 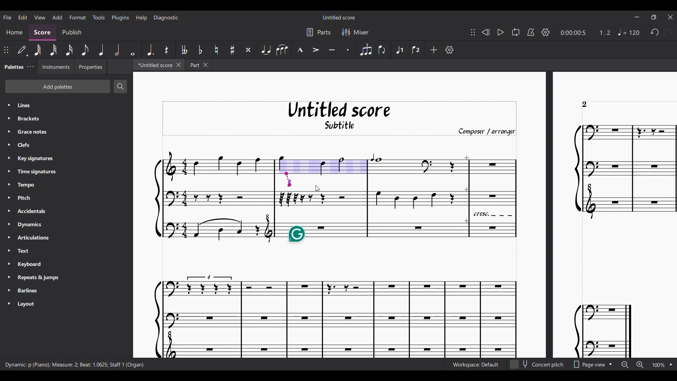 What do you see at coordinates (288, 179) in the screenshot?
I see `Indicates note the dynamic marking is going to get attached to` at bounding box center [288, 179].